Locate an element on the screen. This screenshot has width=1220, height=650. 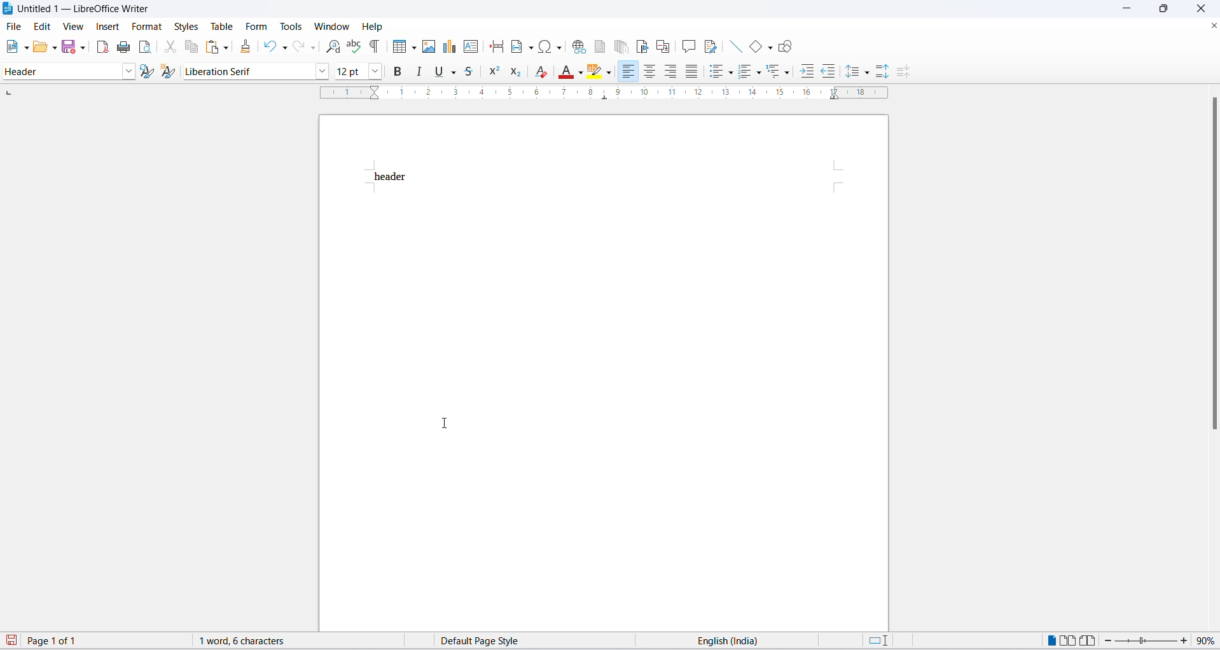
paragraph style options is located at coordinates (126, 71).